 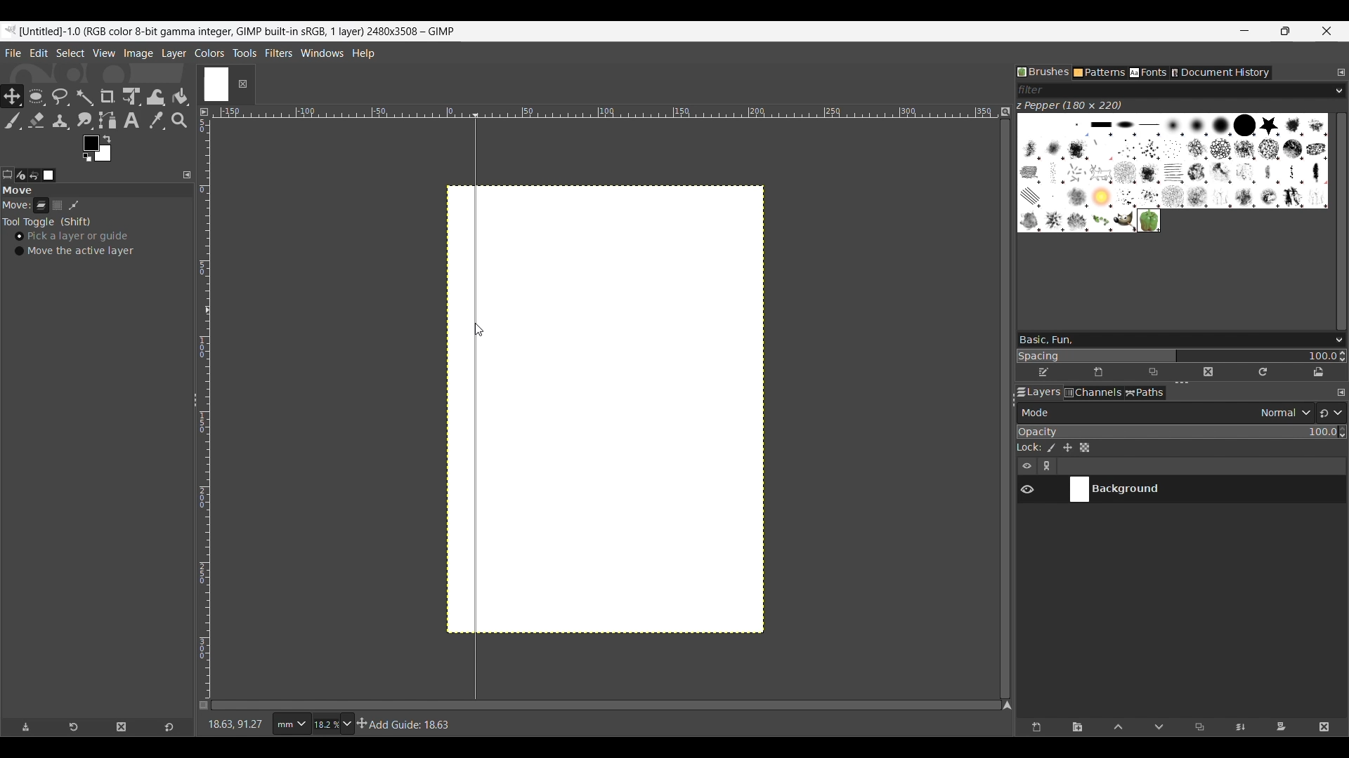 I want to click on Lock position and size, so click(x=1067, y=448).